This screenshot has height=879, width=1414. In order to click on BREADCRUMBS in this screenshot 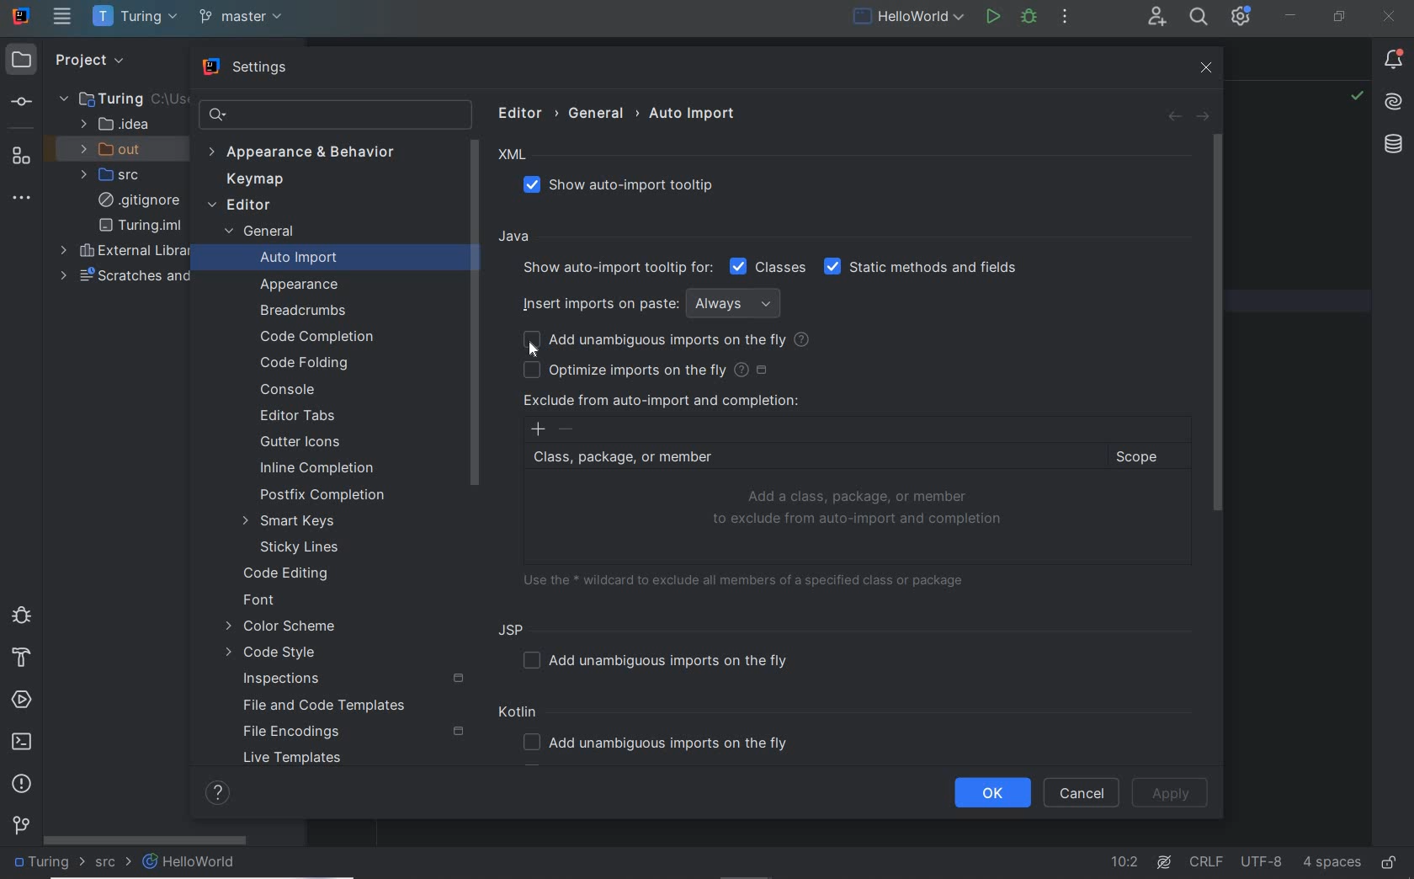, I will do `click(306, 312)`.